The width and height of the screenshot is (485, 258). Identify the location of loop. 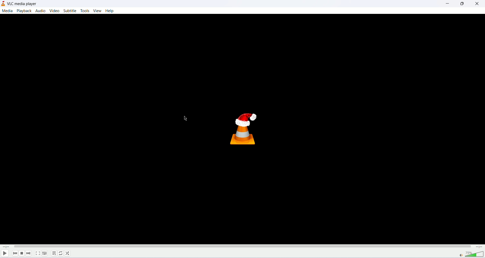
(61, 253).